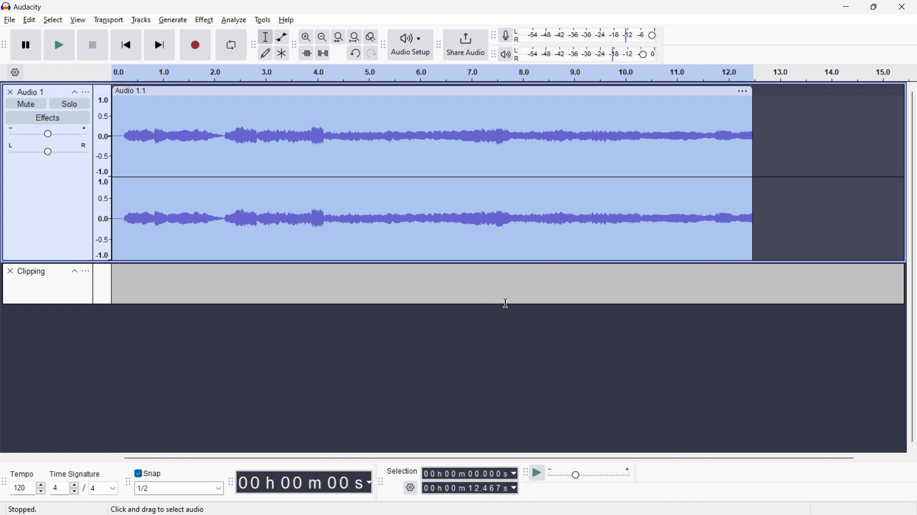 Image resolution: width=917 pixels, height=515 pixels. I want to click on selection tool, so click(266, 36).